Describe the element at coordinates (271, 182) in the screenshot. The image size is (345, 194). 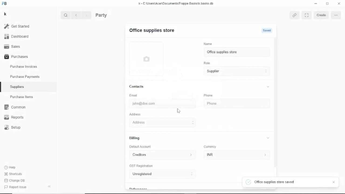
I see `Office supplies store saved` at that location.